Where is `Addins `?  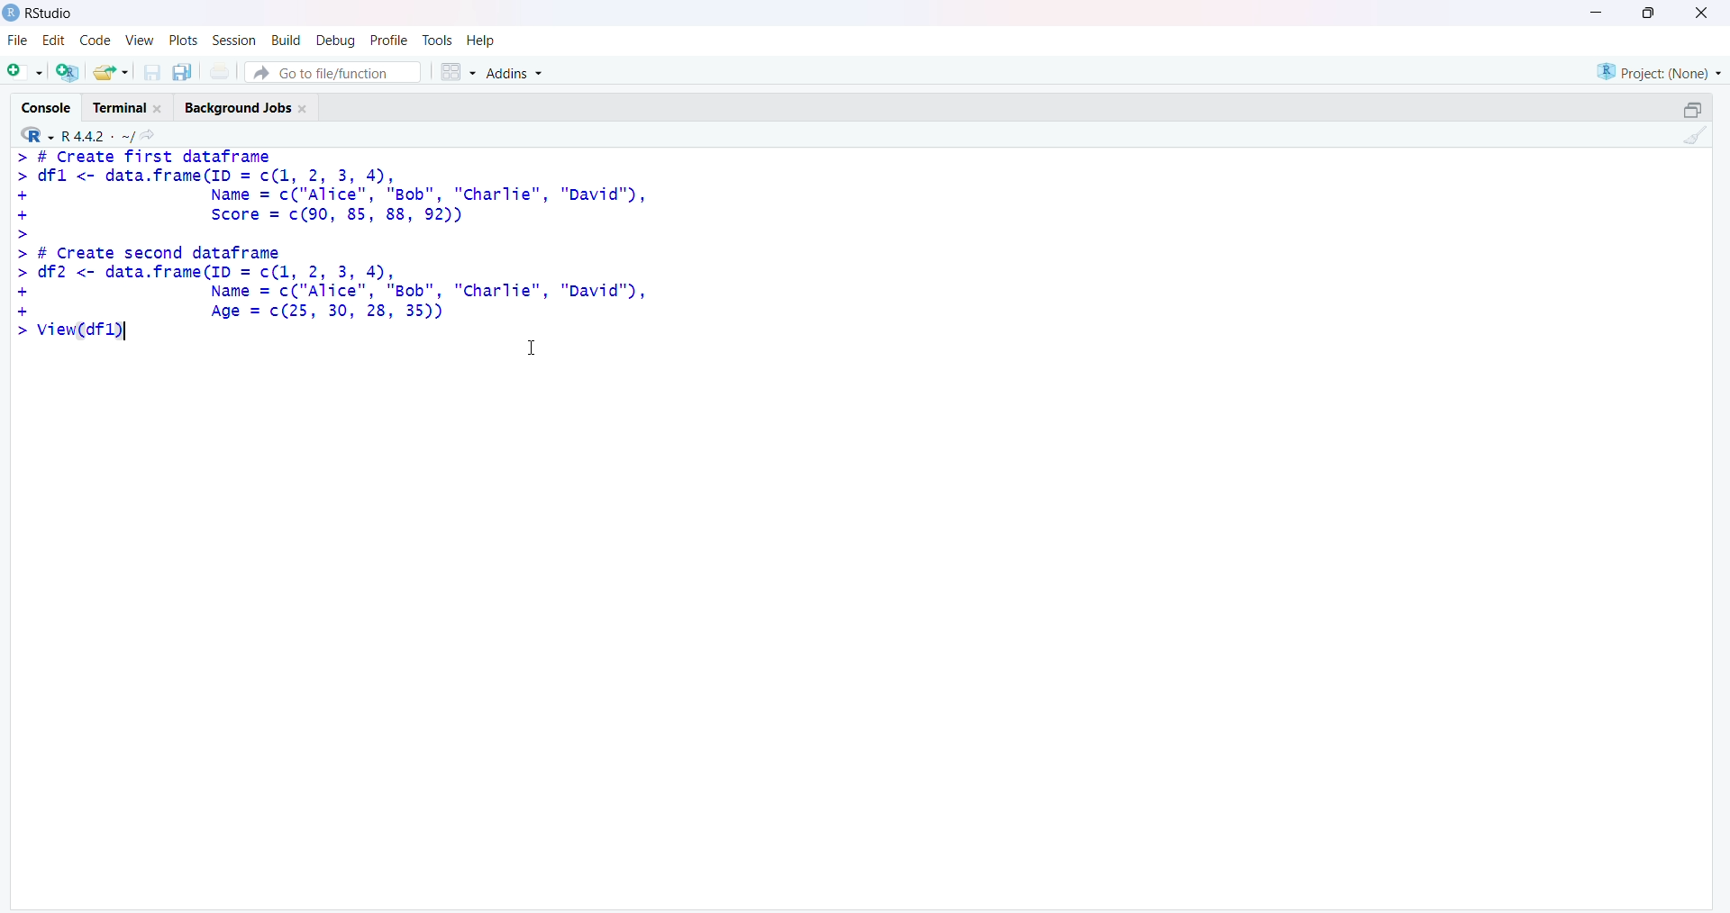 Addins  is located at coordinates (513, 72).